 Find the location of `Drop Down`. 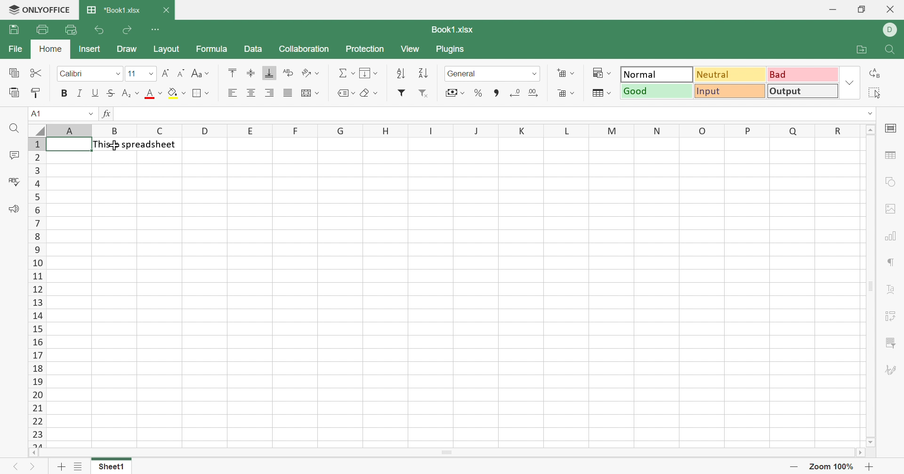

Drop Down is located at coordinates (354, 93).